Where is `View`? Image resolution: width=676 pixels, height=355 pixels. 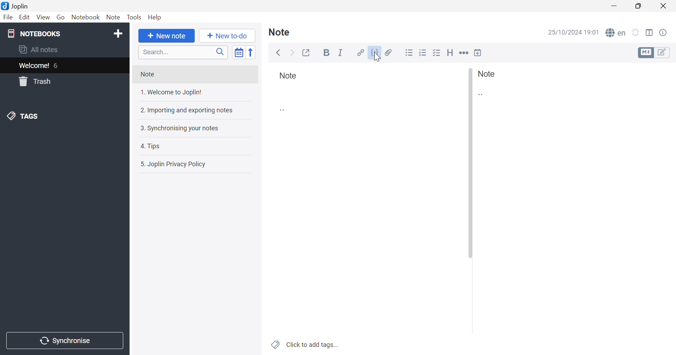
View is located at coordinates (42, 17).